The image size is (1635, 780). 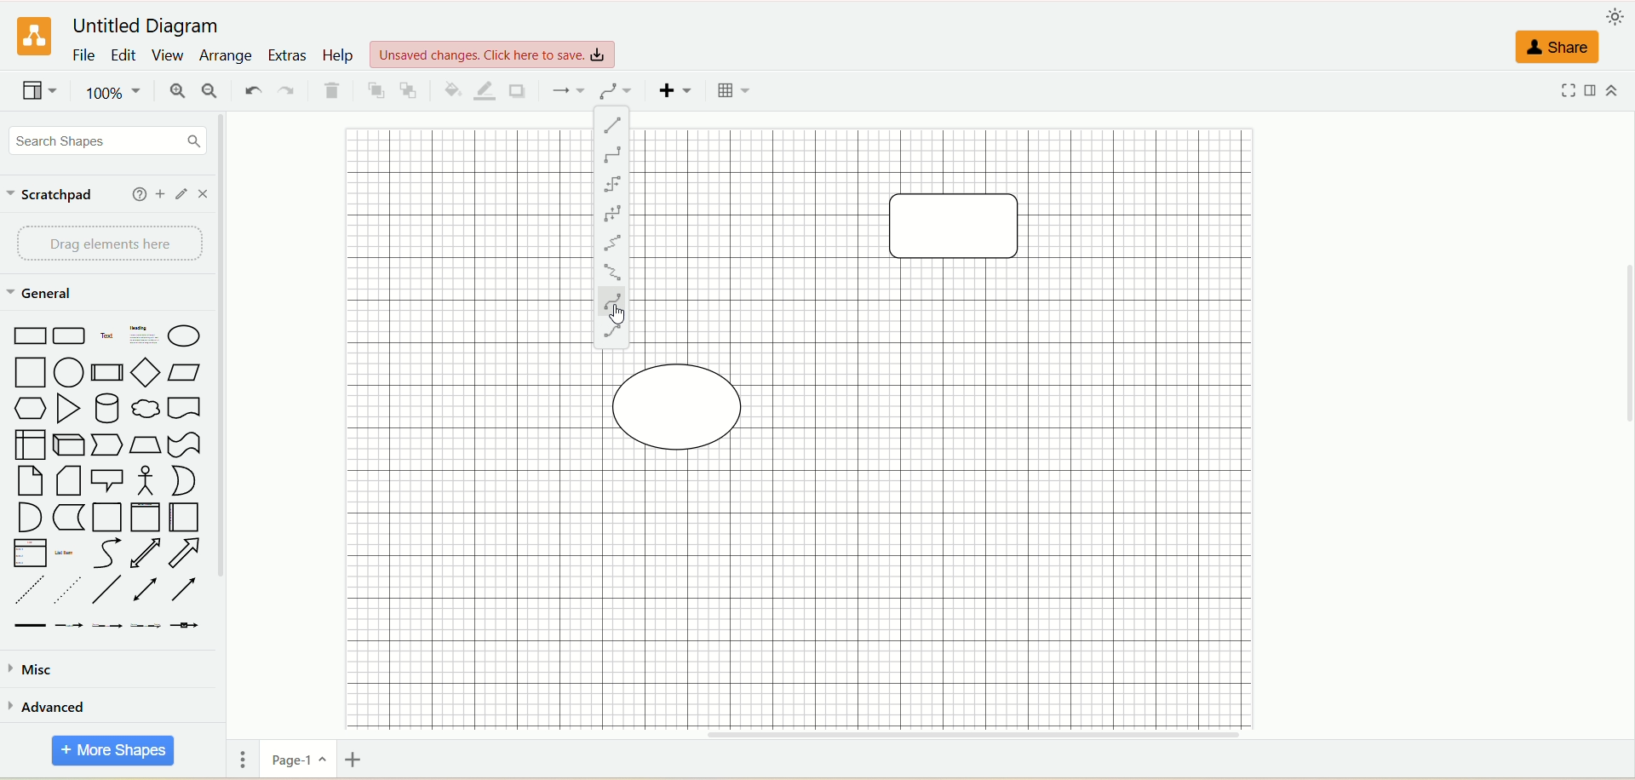 What do you see at coordinates (49, 192) in the screenshot?
I see `scratchpad` at bounding box center [49, 192].